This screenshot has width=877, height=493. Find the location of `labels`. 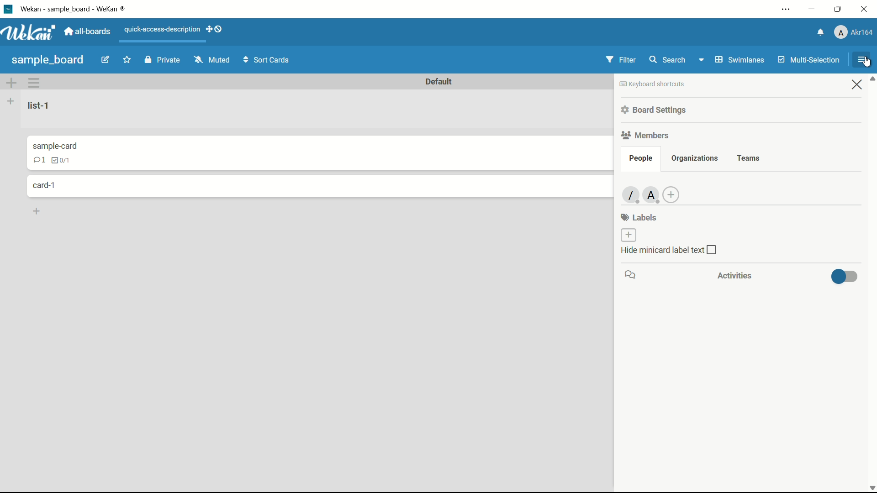

labels is located at coordinates (639, 217).